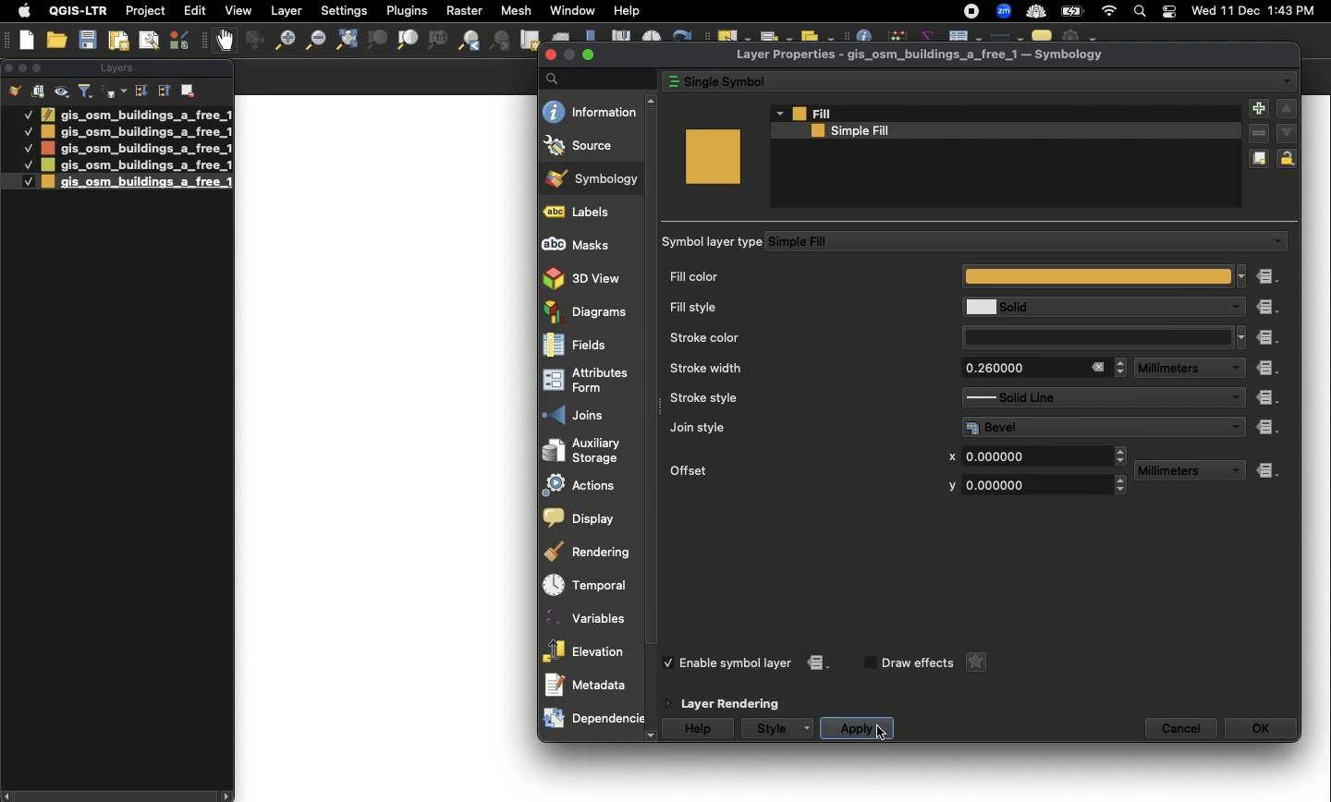  What do you see at coordinates (118, 41) in the screenshot?
I see `New printout layer ` at bounding box center [118, 41].